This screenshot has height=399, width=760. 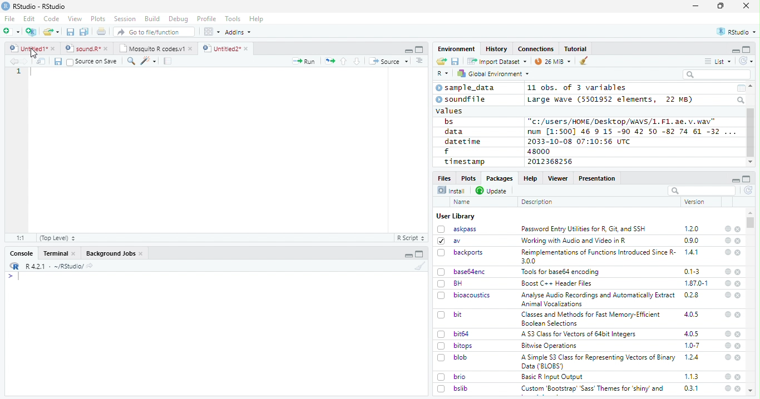 What do you see at coordinates (155, 48) in the screenshot?
I see `Mosquito R codes.v1` at bounding box center [155, 48].